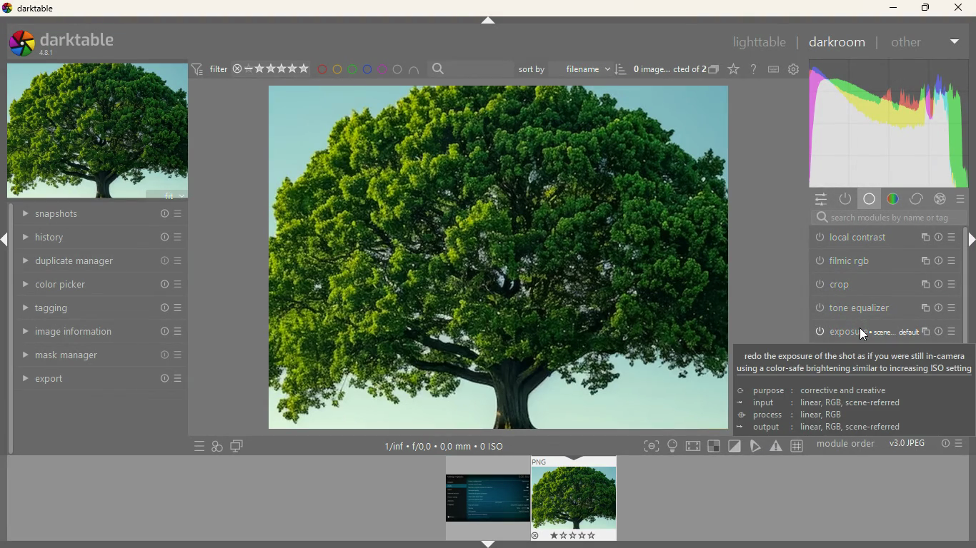 This screenshot has width=976, height=548. Describe the element at coordinates (952, 283) in the screenshot. I see `change` at that location.